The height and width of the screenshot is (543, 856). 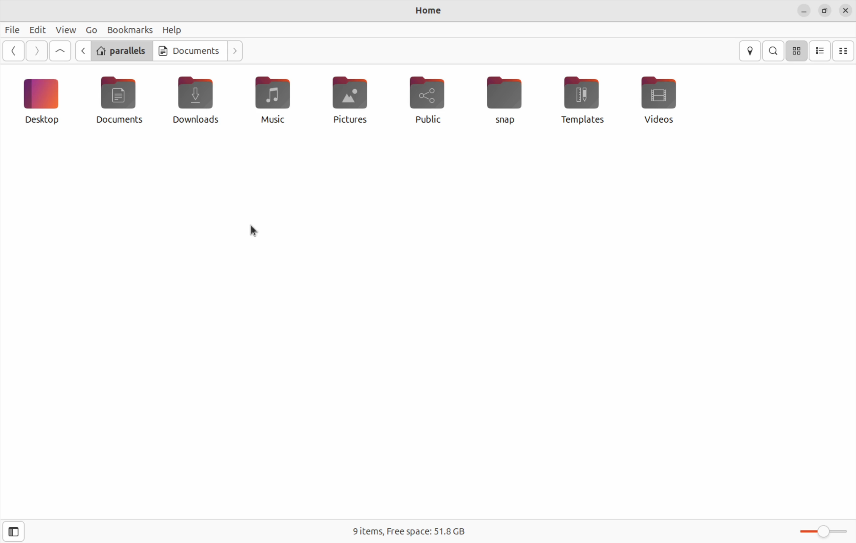 What do you see at coordinates (824, 530) in the screenshot?
I see `Toggle bar` at bounding box center [824, 530].